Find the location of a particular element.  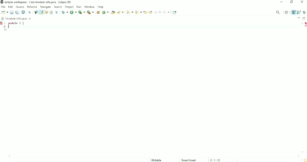

Next annotation is located at coordinates (129, 12).